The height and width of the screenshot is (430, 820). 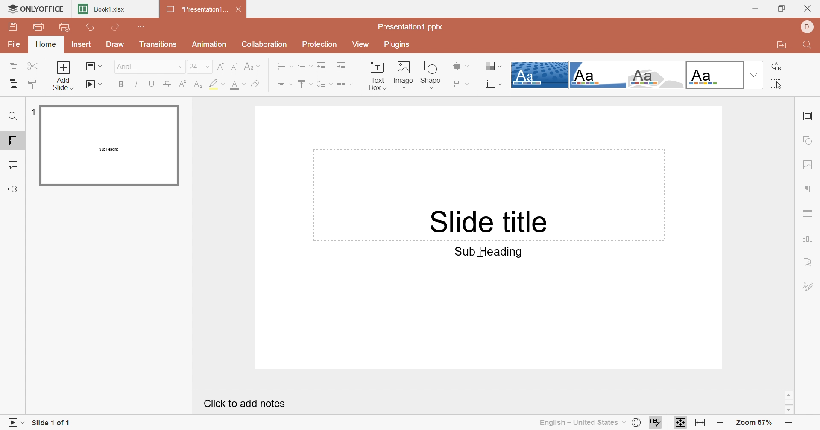 I want to click on Print, so click(x=39, y=26).